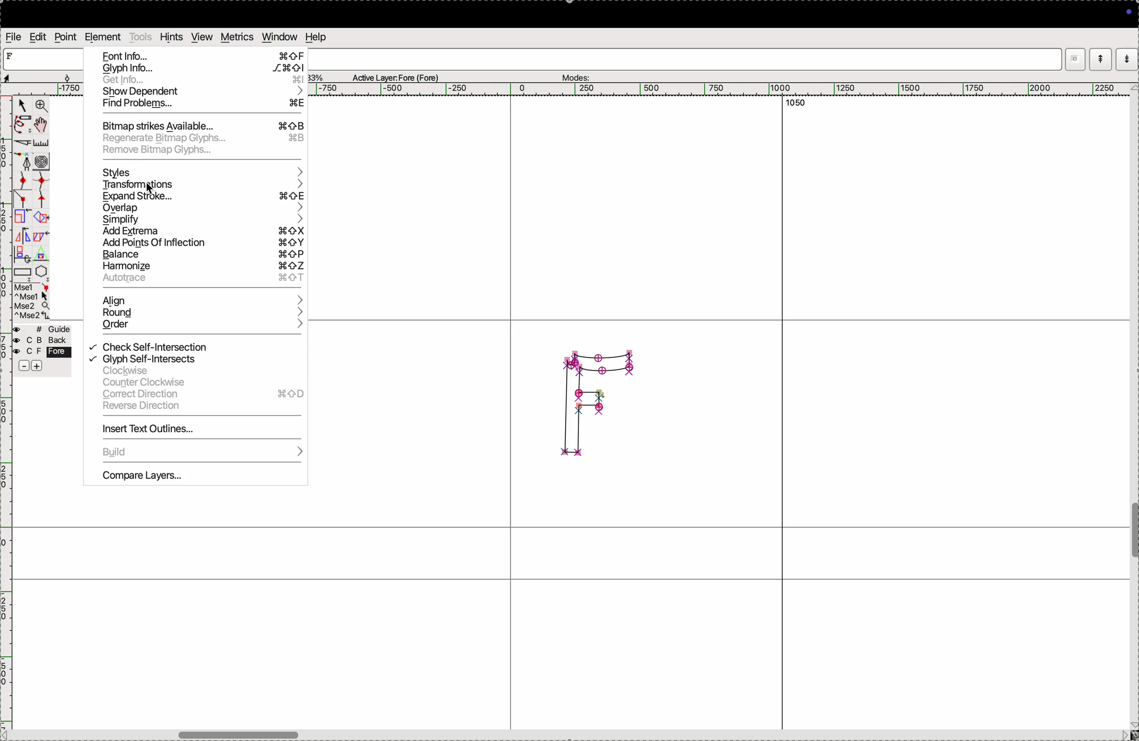  Describe the element at coordinates (201, 124) in the screenshot. I see `bitmap strikes available` at that location.